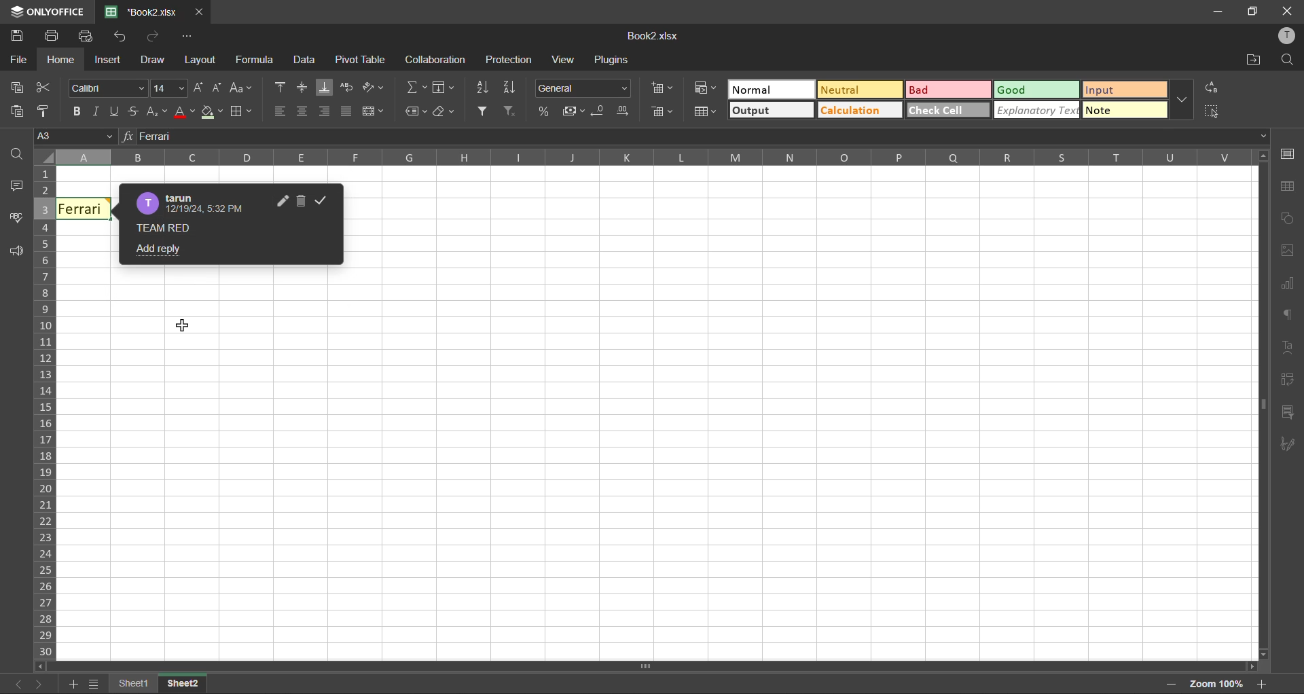 The image size is (1304, 694). Describe the element at coordinates (170, 87) in the screenshot. I see `font size` at that location.